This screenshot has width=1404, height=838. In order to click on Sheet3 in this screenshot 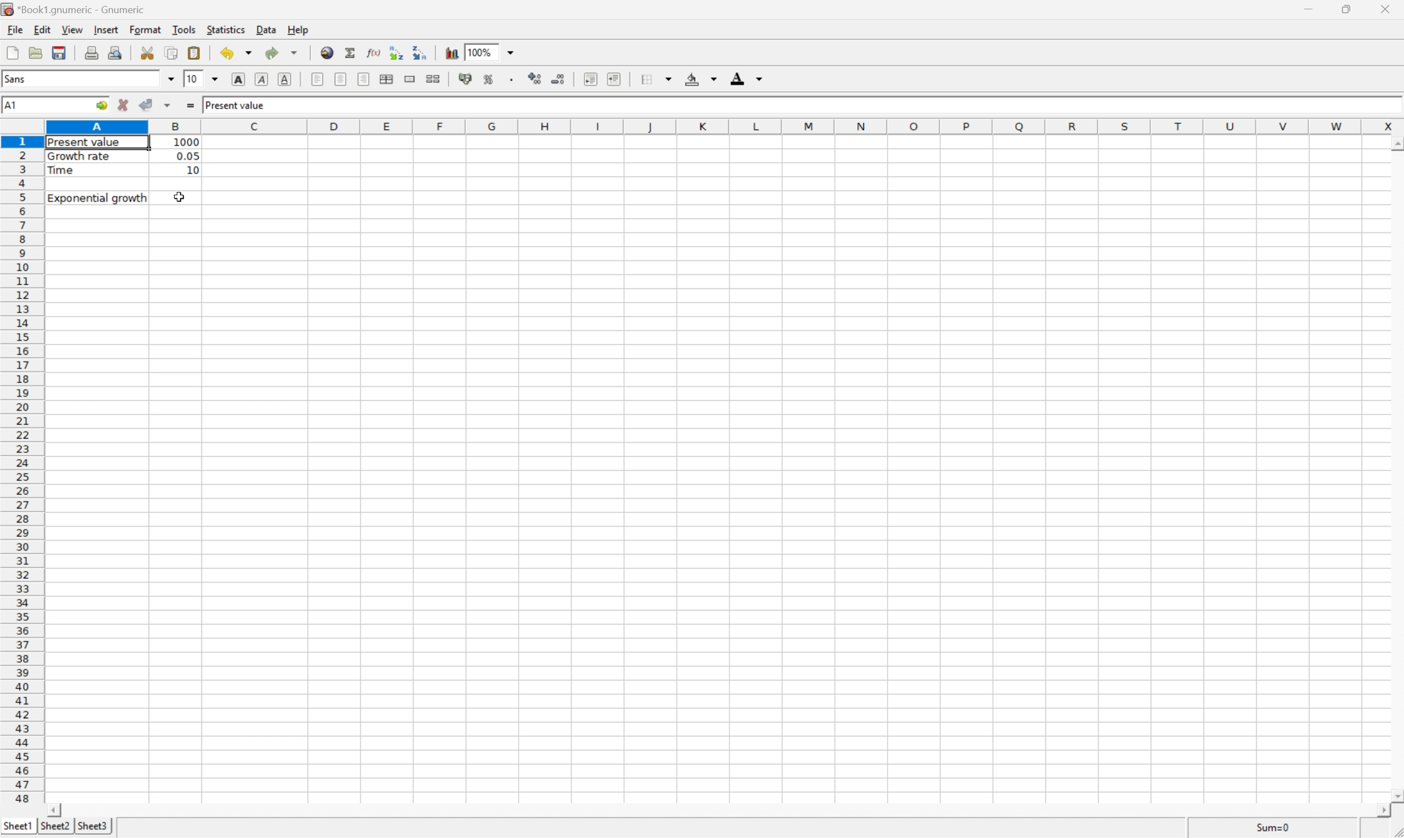, I will do `click(94, 826)`.